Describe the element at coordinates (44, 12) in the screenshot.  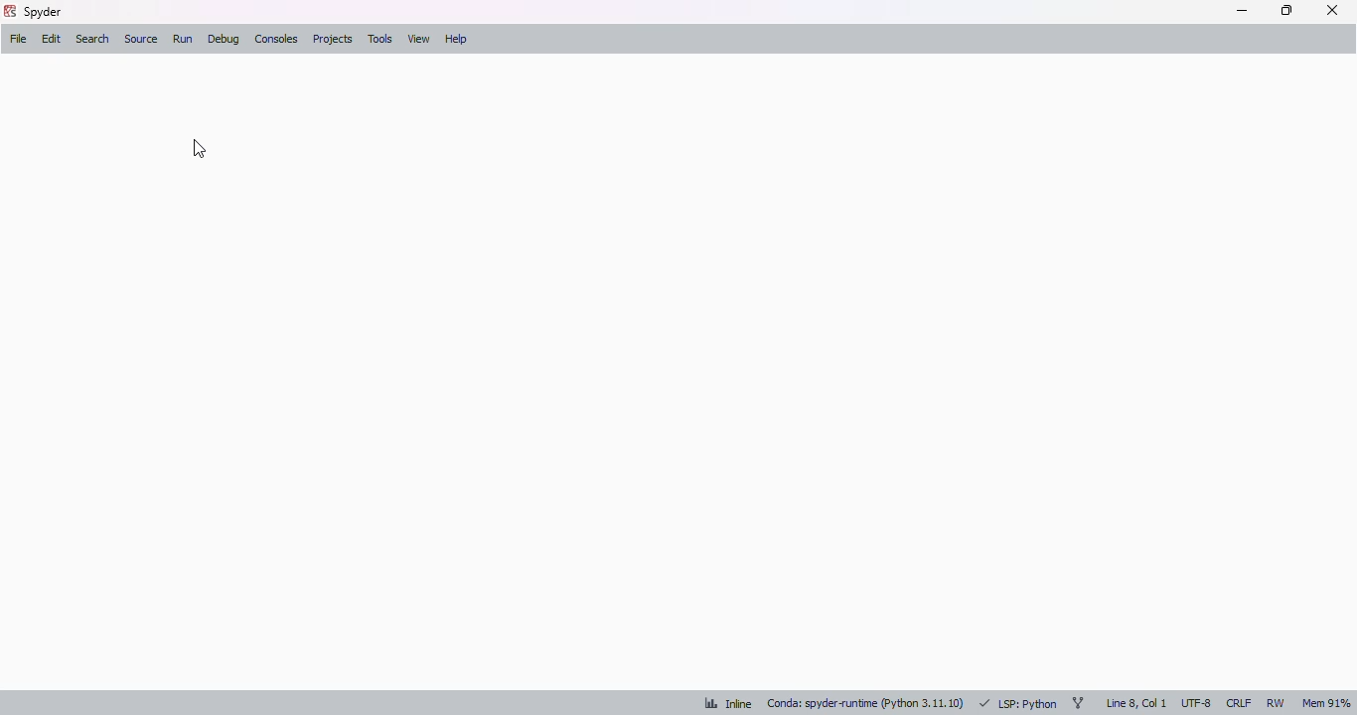
I see `spyder` at that location.